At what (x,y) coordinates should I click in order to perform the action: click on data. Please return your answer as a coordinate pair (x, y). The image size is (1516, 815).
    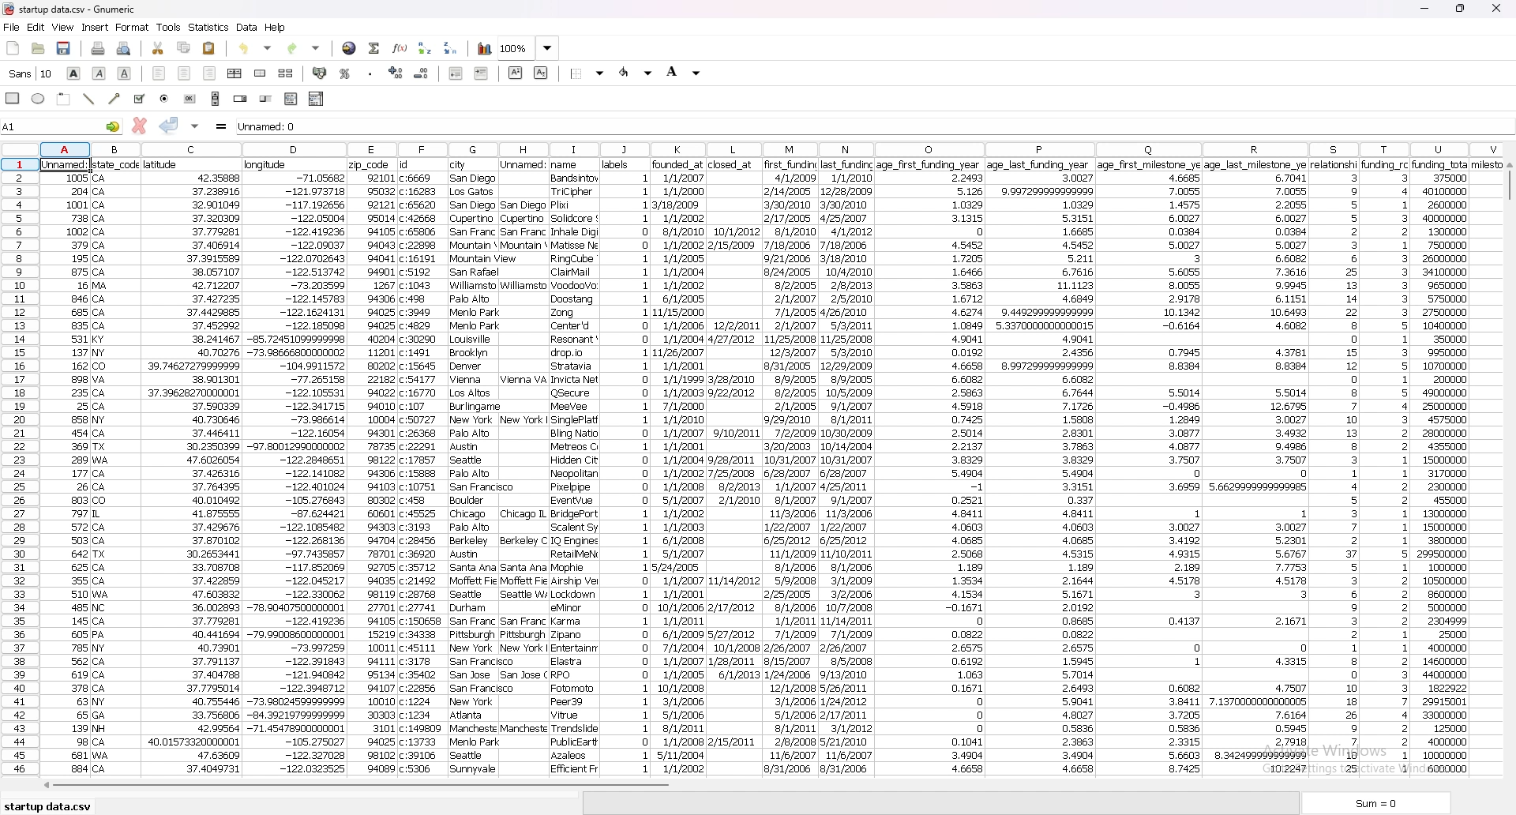
    Looking at the image, I should click on (420, 465).